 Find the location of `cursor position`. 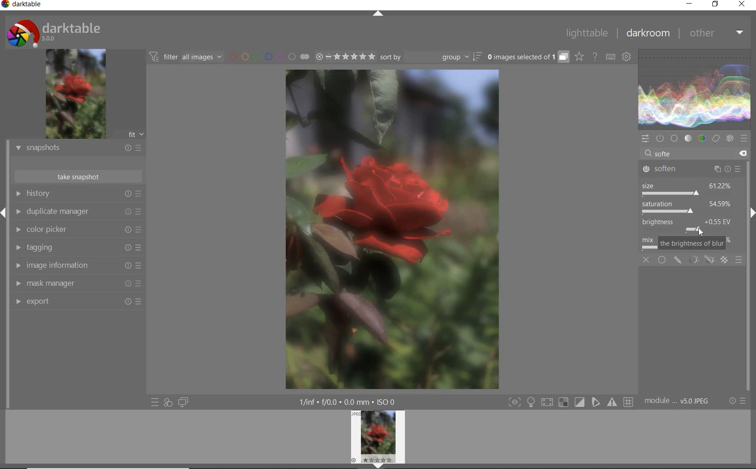

cursor position is located at coordinates (700, 233).